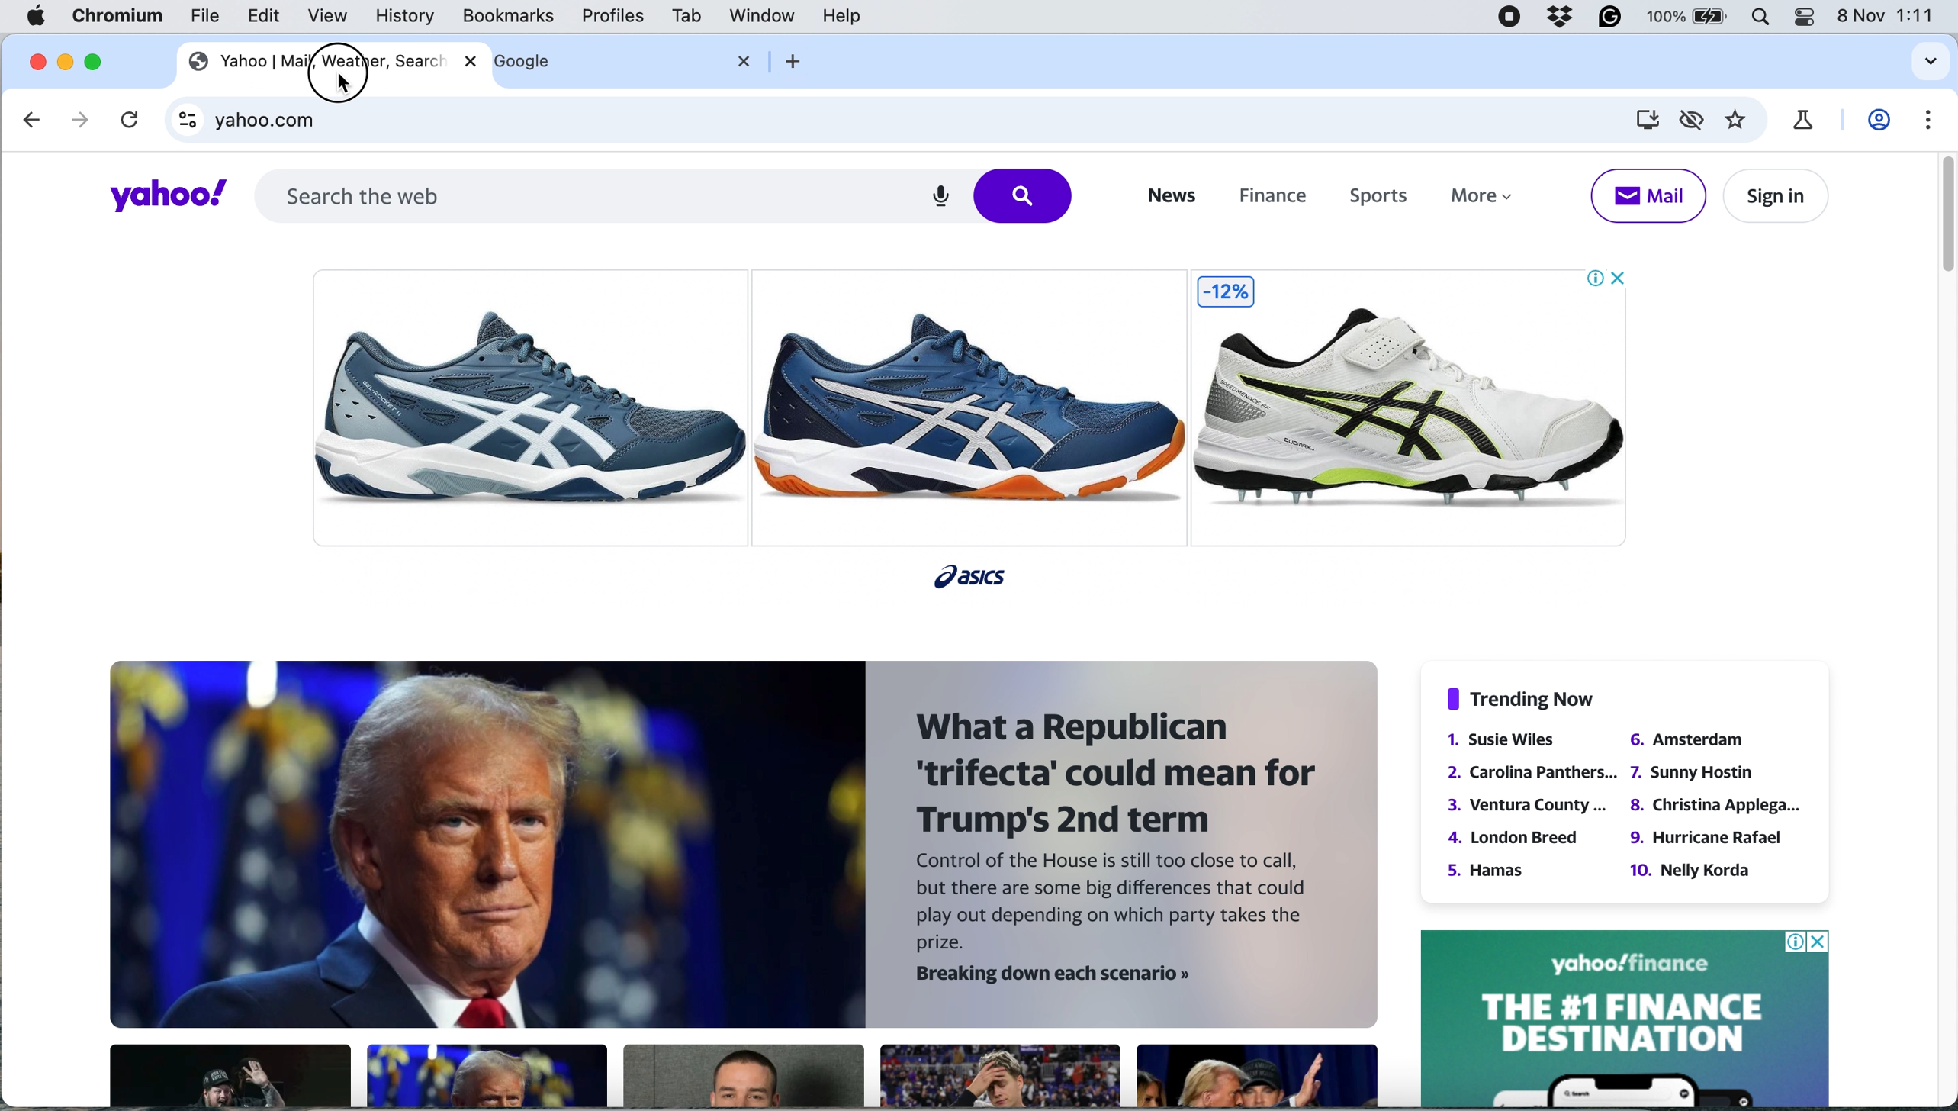 The image size is (1958, 1111). What do you see at coordinates (1695, 118) in the screenshot?
I see `third party cookies limited` at bounding box center [1695, 118].